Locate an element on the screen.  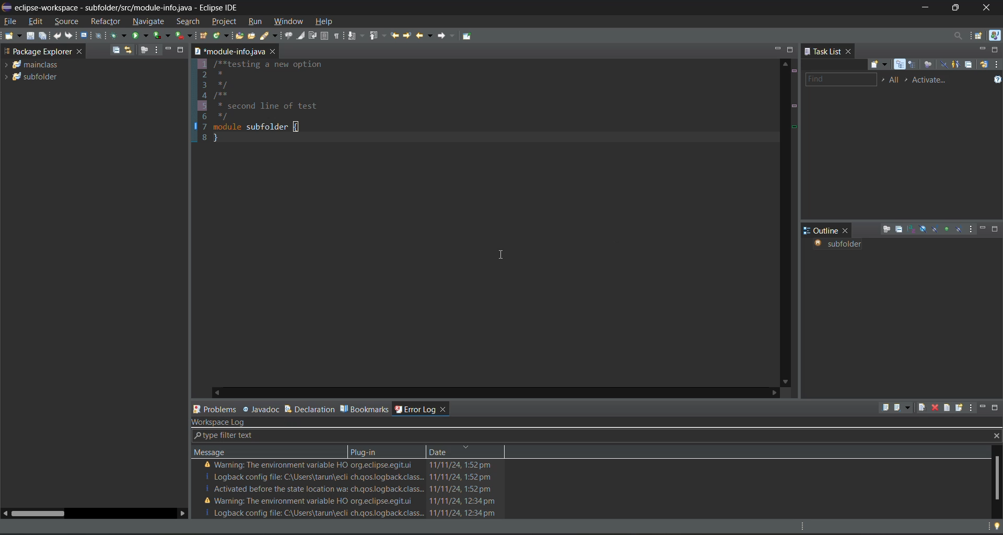
link with editor is located at coordinates (129, 50).